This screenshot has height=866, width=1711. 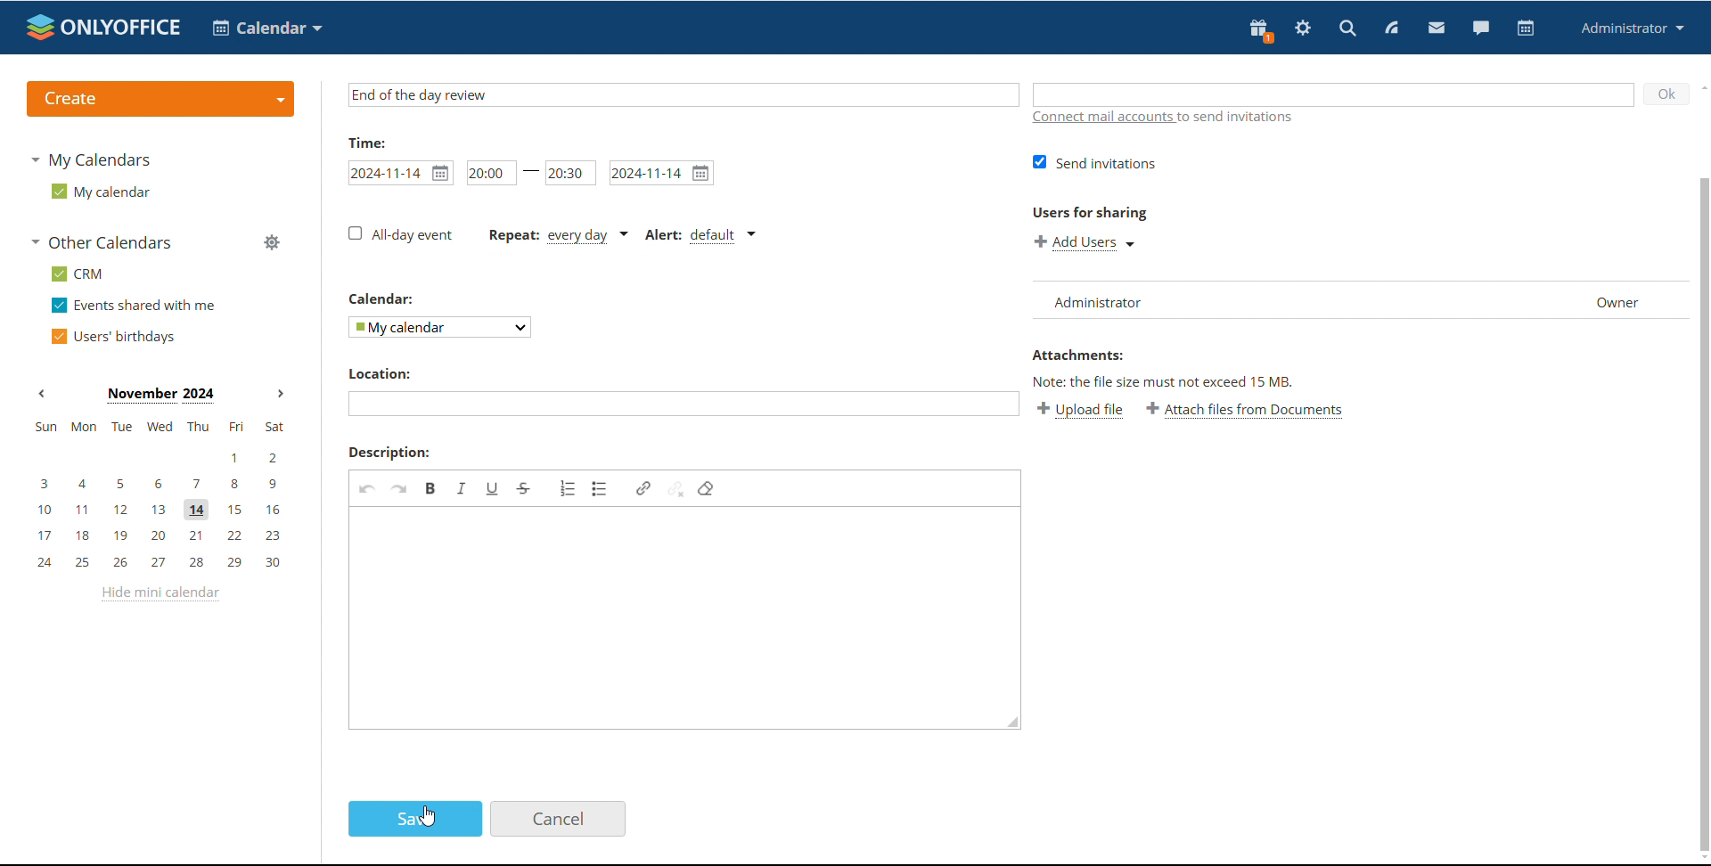 I want to click on Strike through, so click(x=525, y=488).